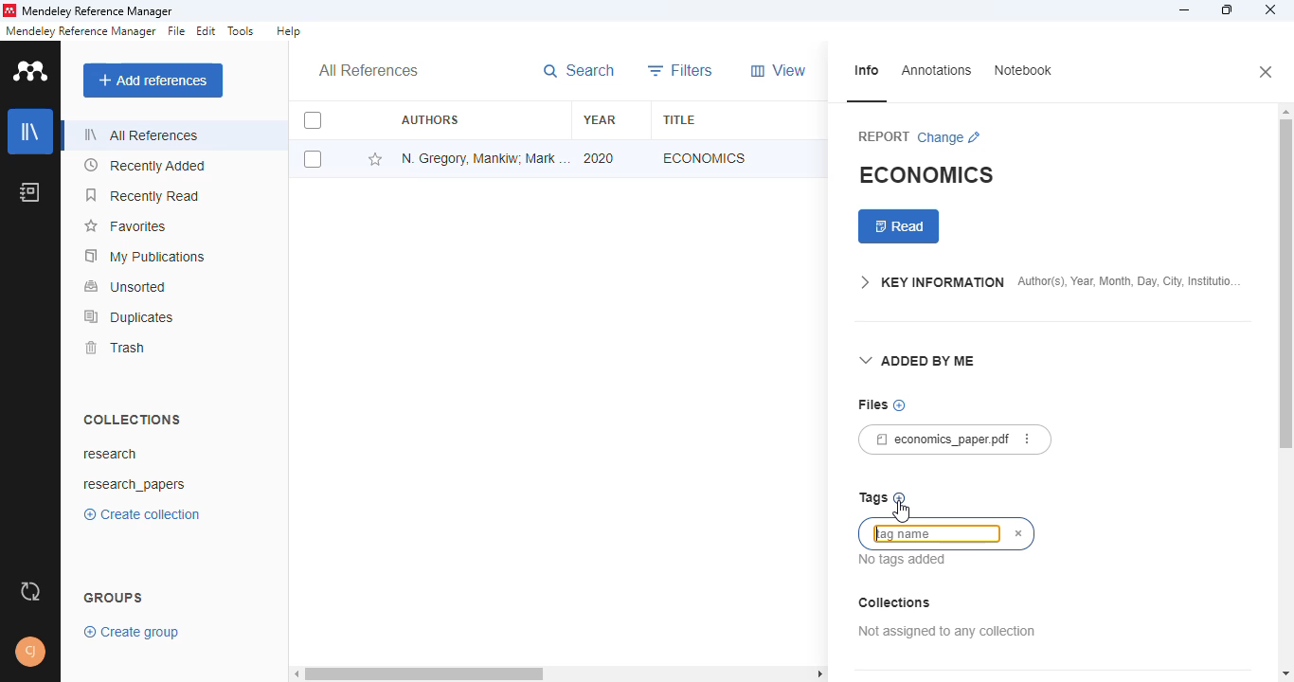 The image size is (1294, 682). I want to click on research, so click(109, 453).